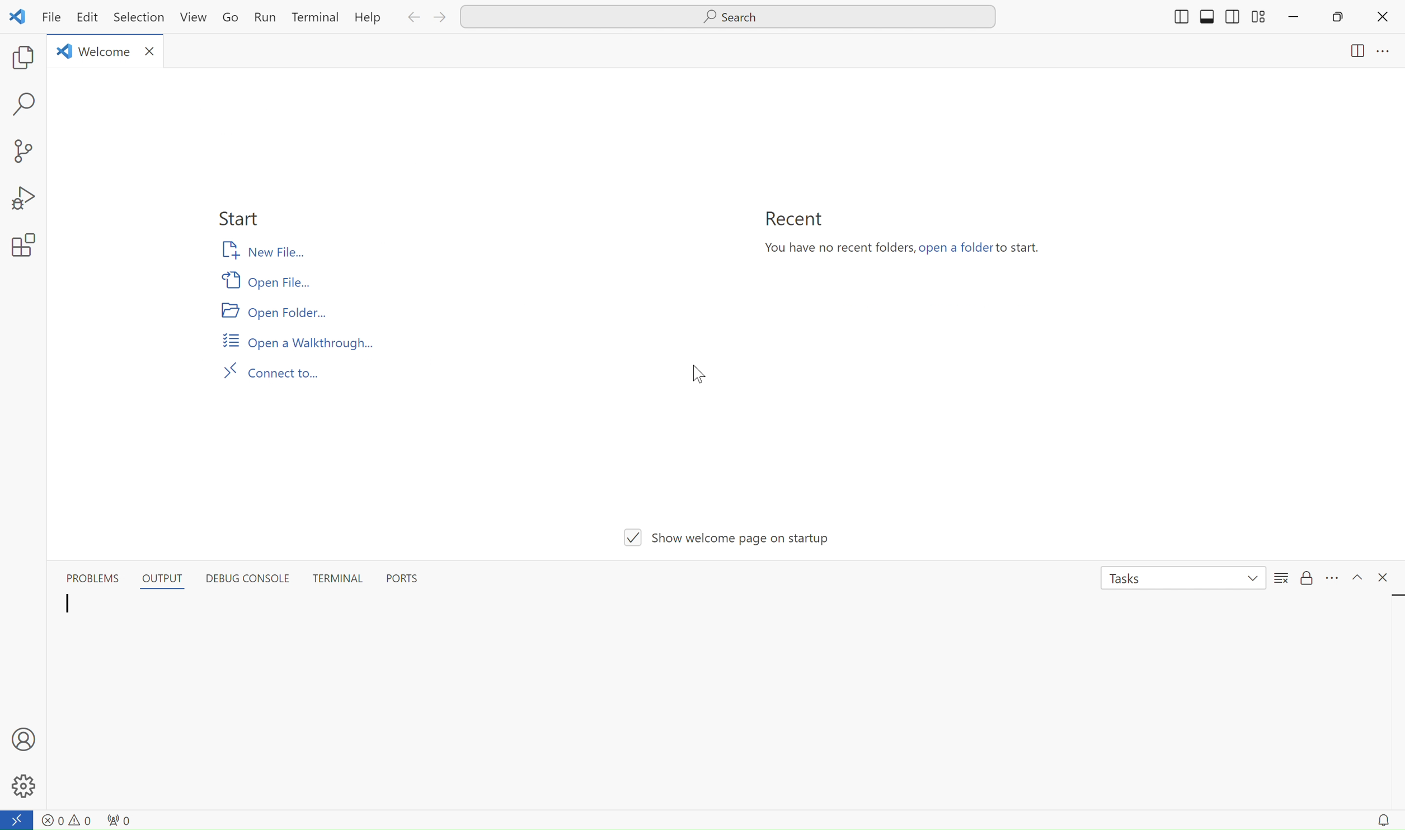 This screenshot has width=1405, height=830. What do you see at coordinates (52, 20) in the screenshot?
I see `File` at bounding box center [52, 20].